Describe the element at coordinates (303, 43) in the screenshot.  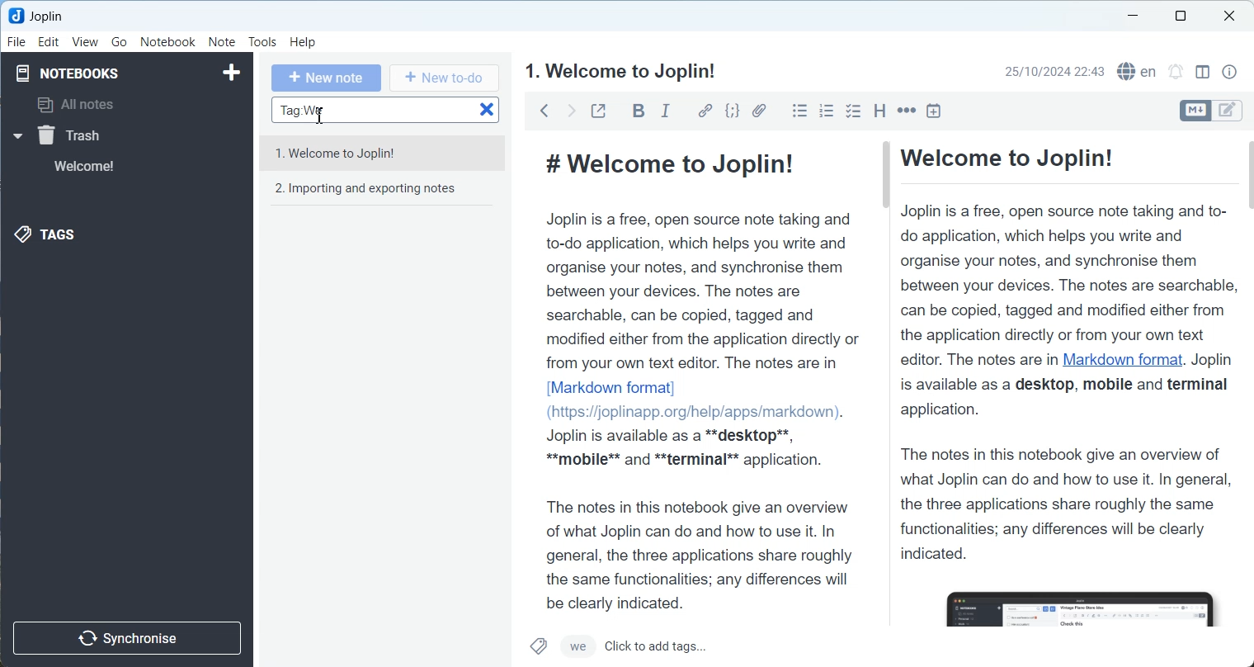
I see `Help` at that location.